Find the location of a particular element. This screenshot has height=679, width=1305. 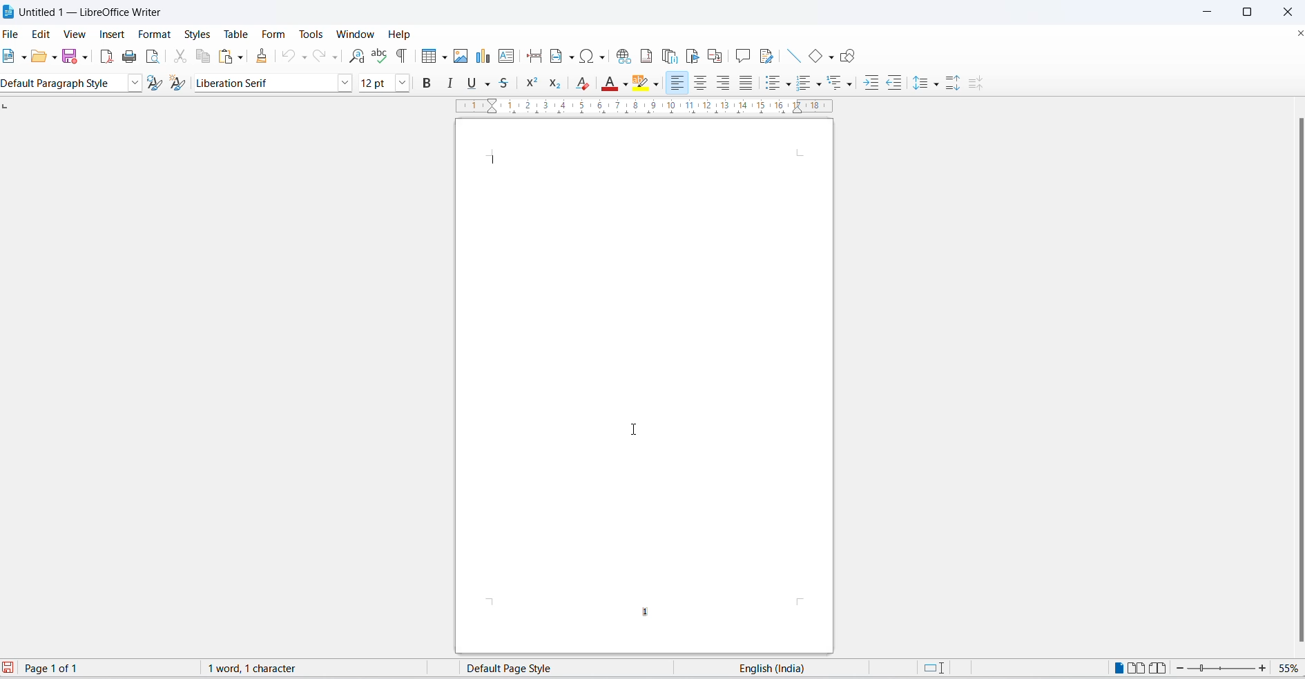

copy is located at coordinates (204, 57).